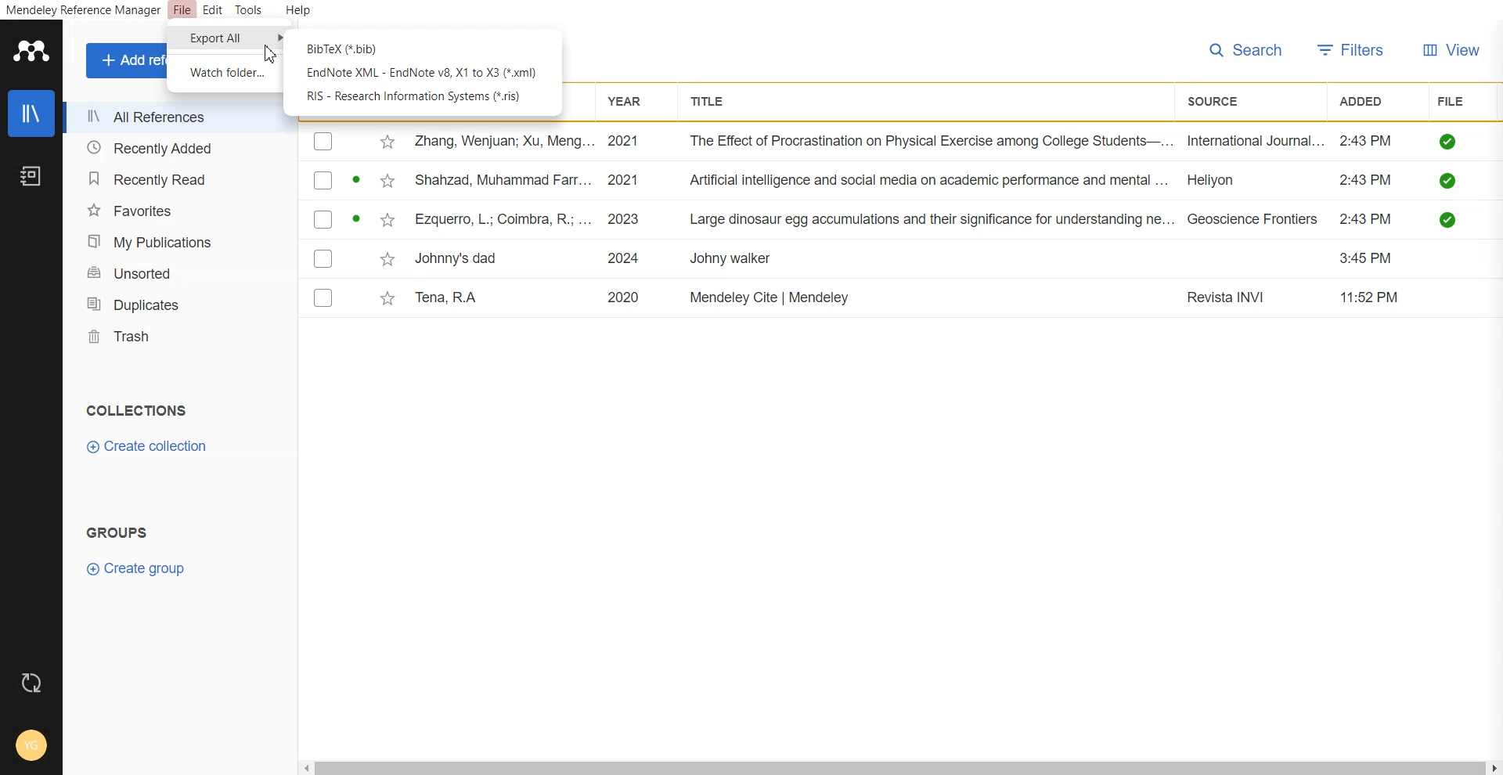 Image resolution: width=1503 pixels, height=775 pixels. I want to click on star, so click(385, 259).